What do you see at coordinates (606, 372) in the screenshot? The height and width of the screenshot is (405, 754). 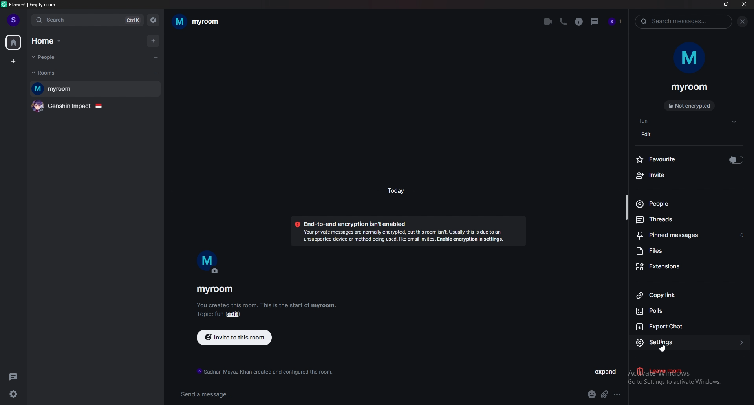 I see `expand` at bounding box center [606, 372].